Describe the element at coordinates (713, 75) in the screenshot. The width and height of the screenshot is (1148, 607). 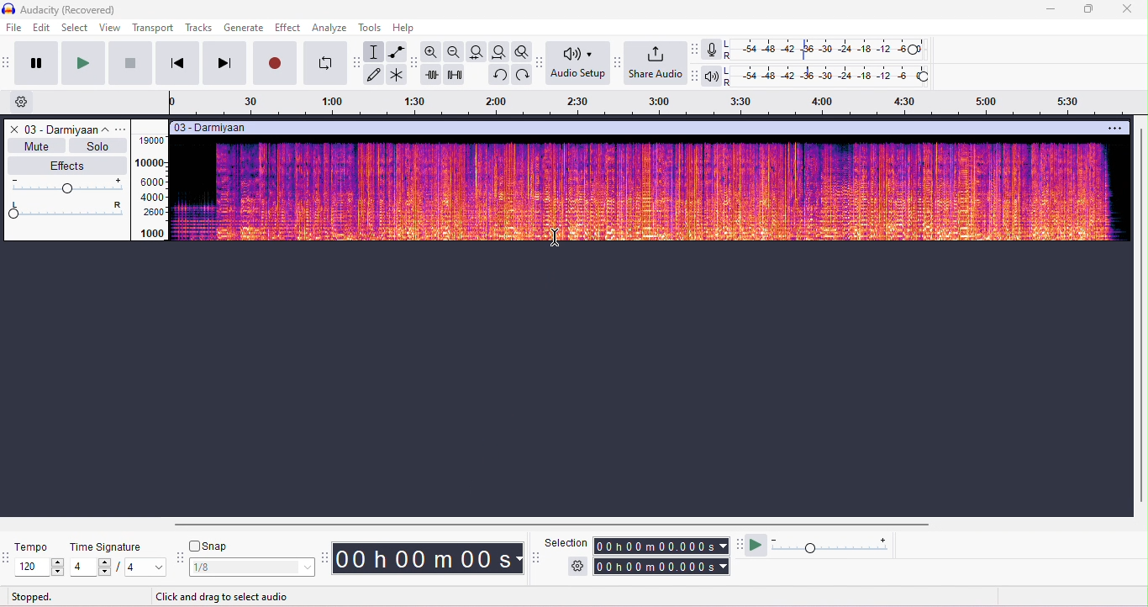
I see `playback meter` at that location.